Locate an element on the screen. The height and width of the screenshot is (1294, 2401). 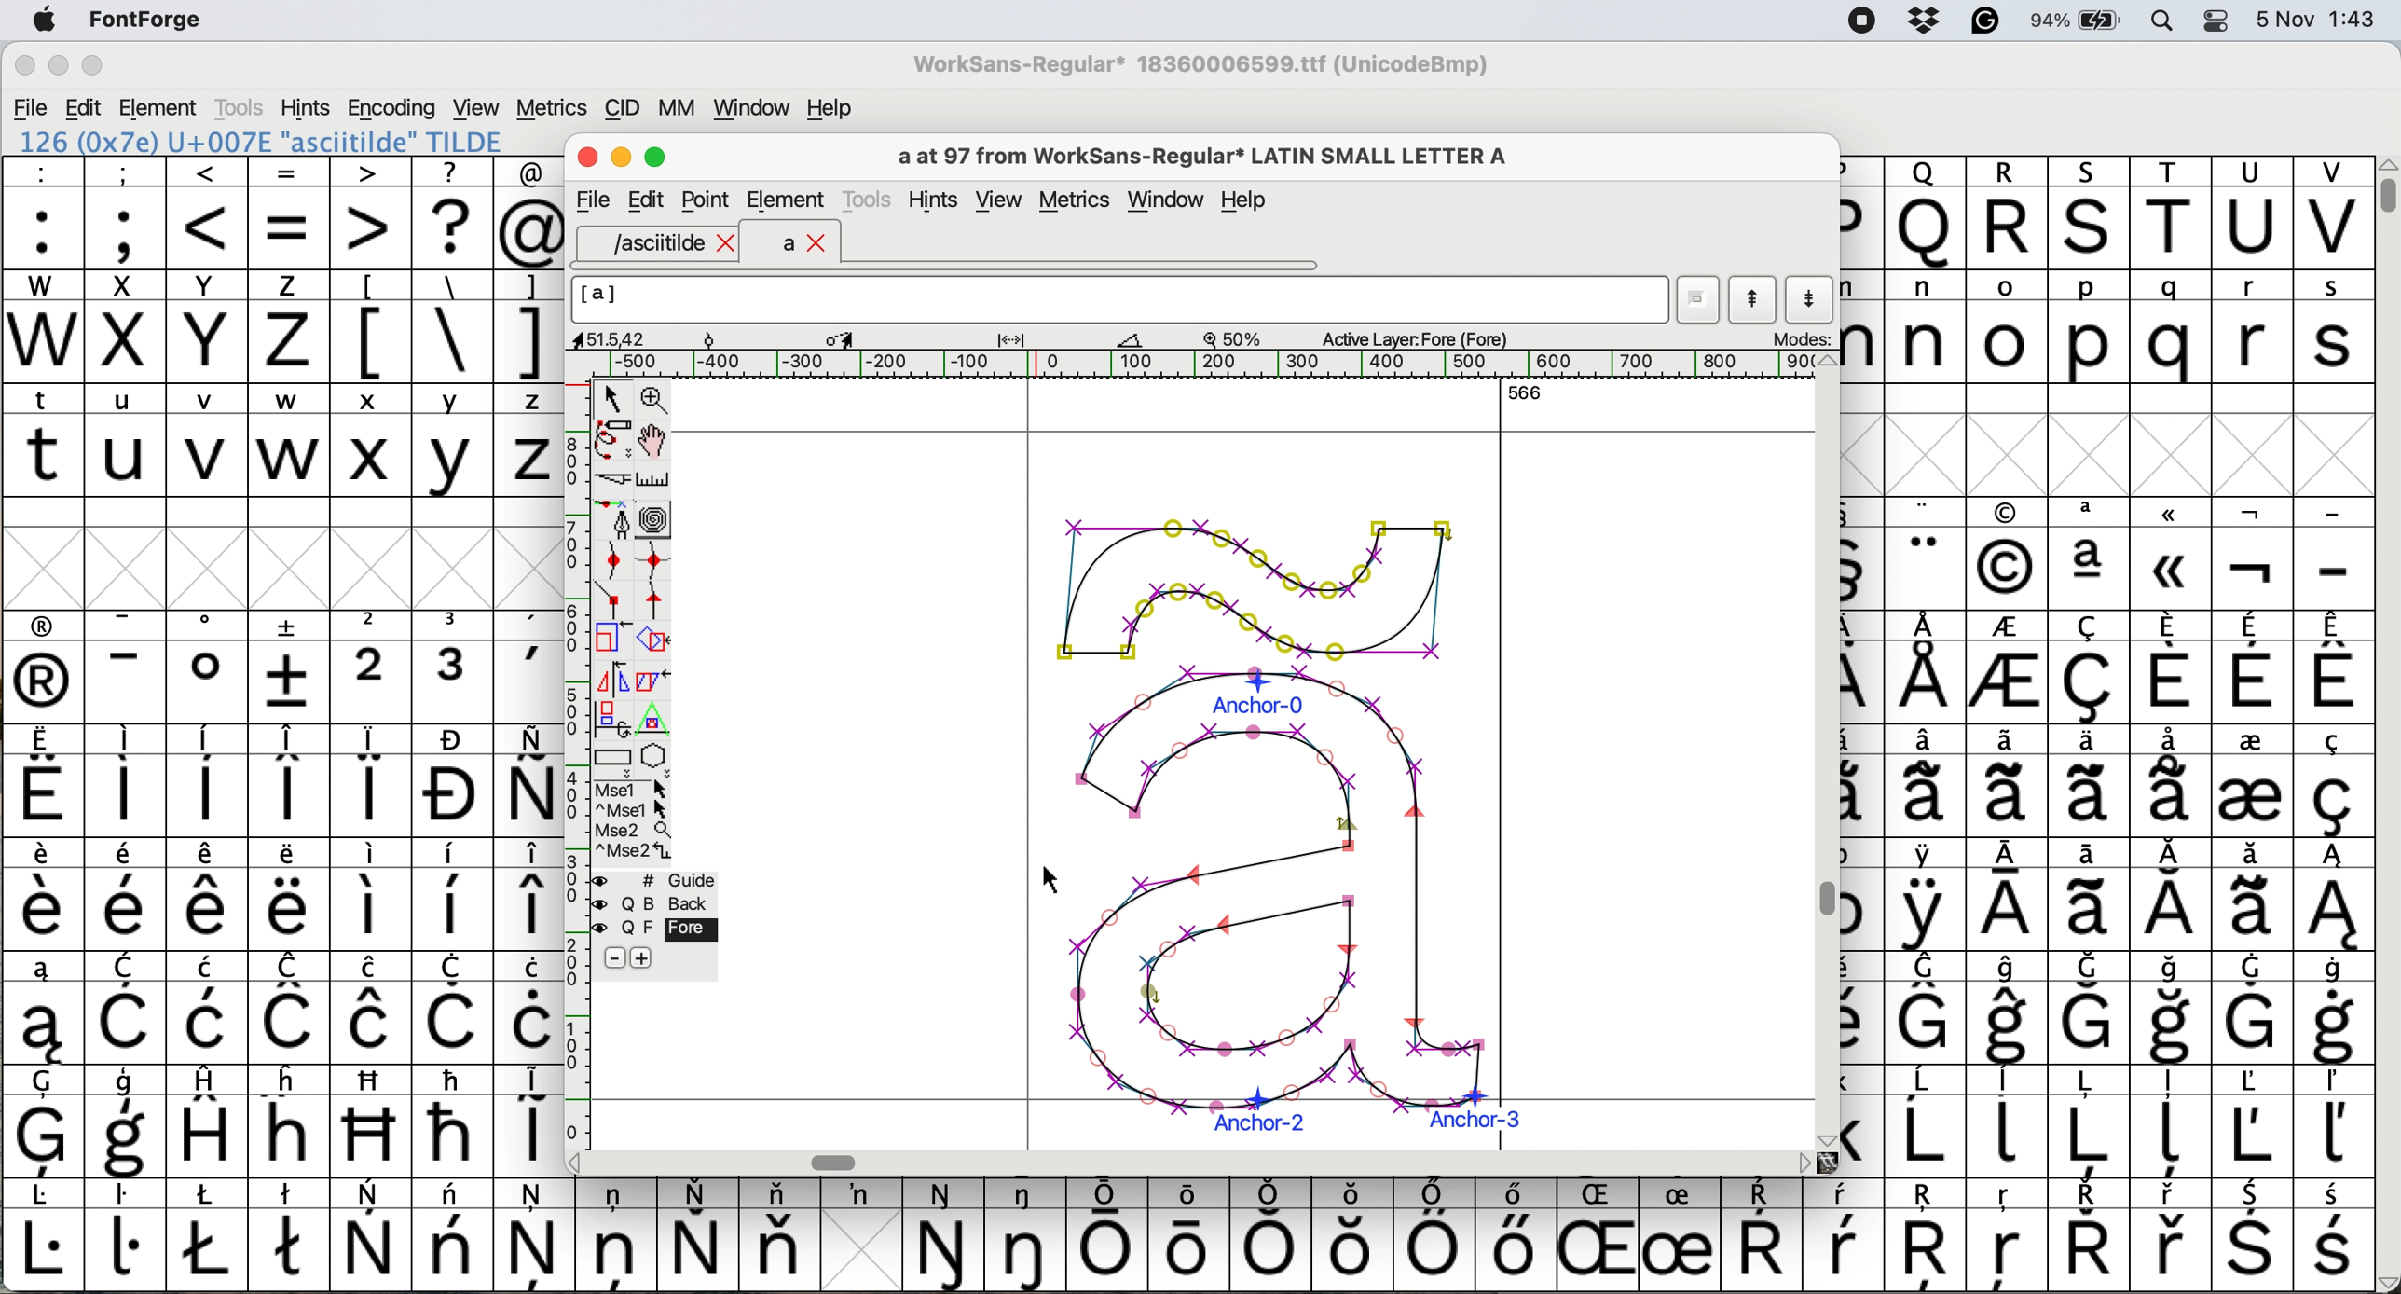
symbol is located at coordinates (2175, 1123).